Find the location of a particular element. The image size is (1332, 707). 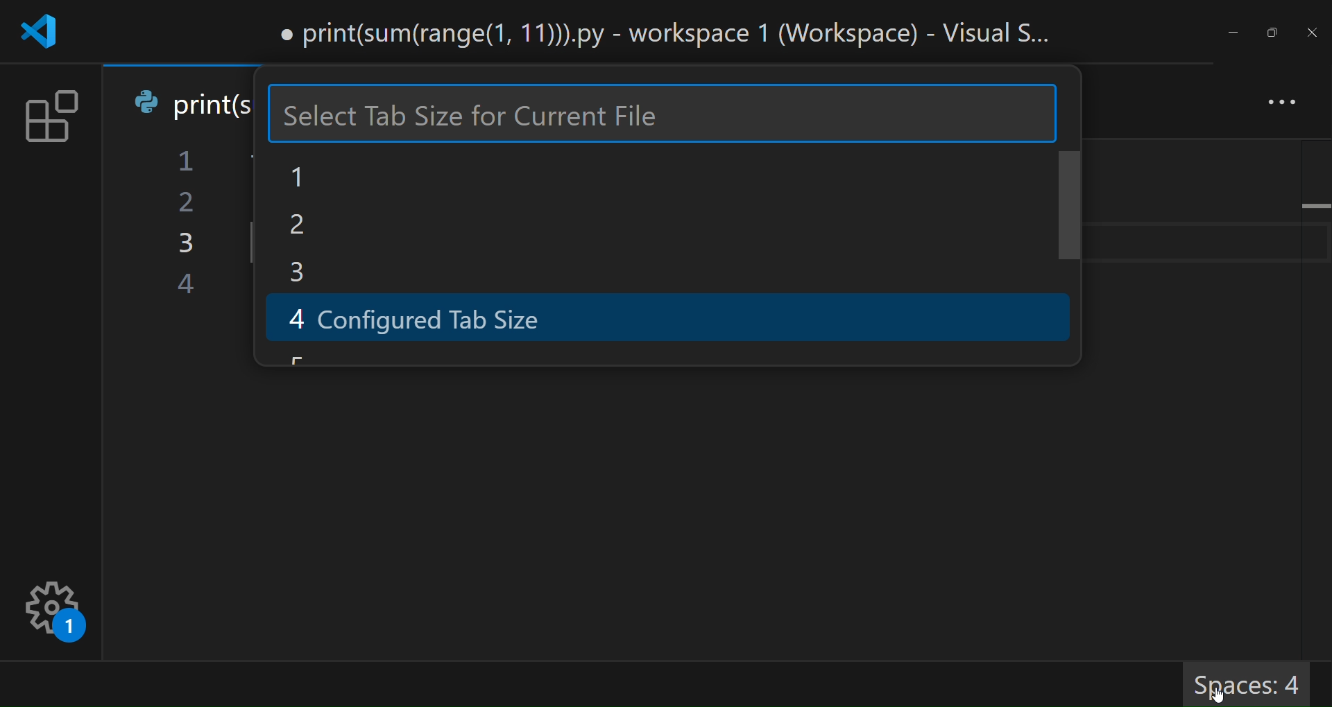

1 is located at coordinates (320, 177).